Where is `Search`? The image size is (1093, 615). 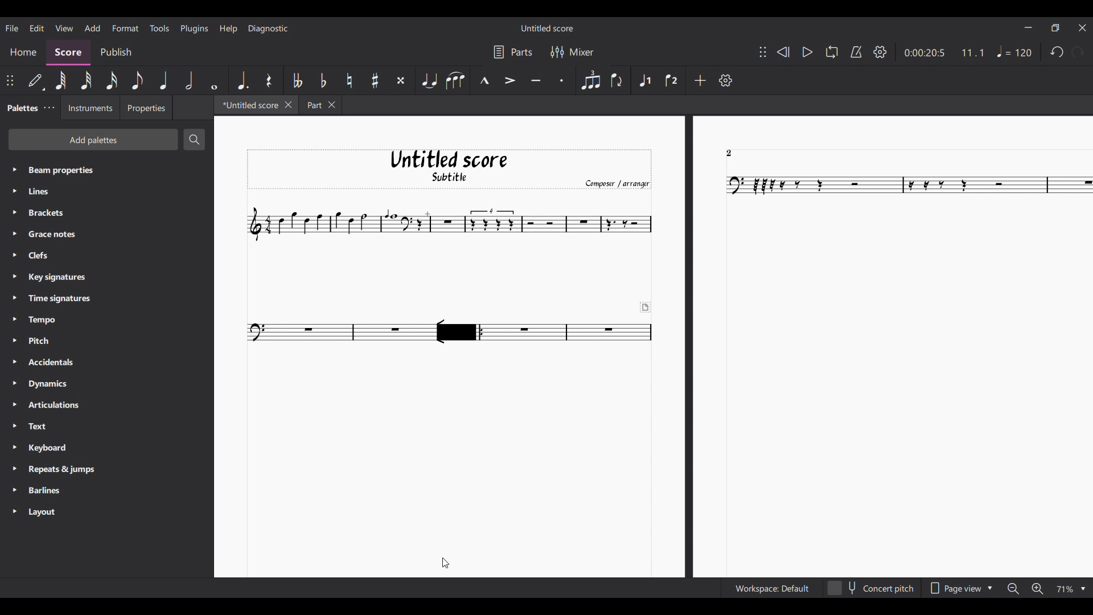
Search is located at coordinates (194, 139).